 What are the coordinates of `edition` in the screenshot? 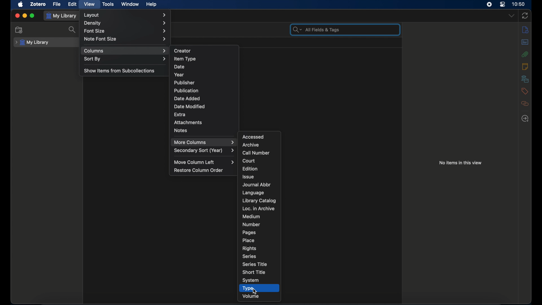 It's located at (250, 169).